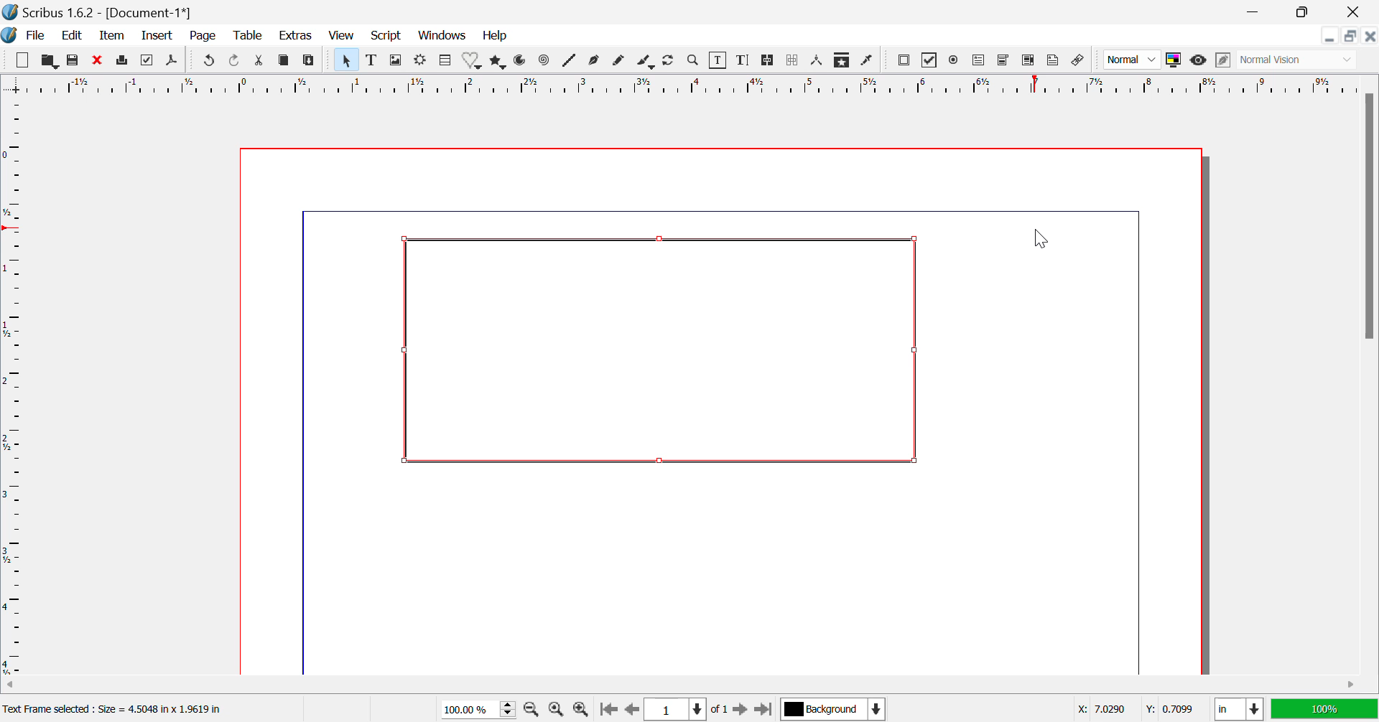  I want to click on Text Frame, so click(655, 351).